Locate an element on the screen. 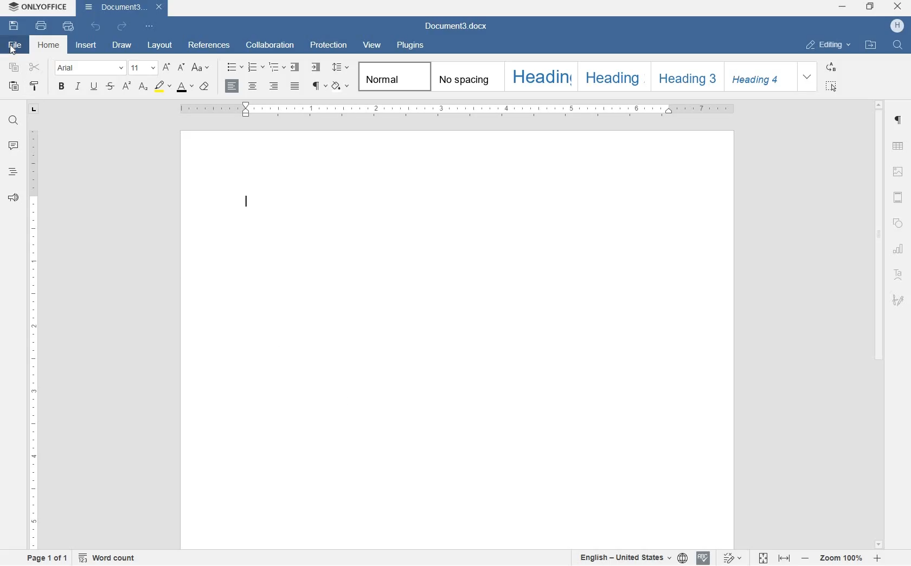  find is located at coordinates (899, 46).